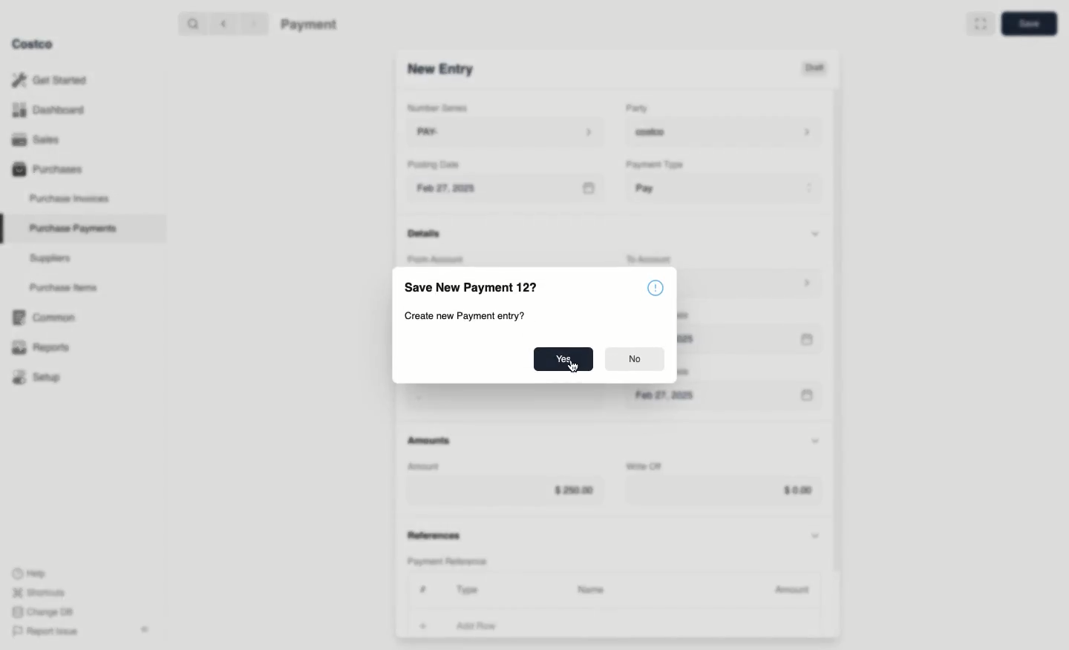 This screenshot has width=1069, height=650. What do you see at coordinates (42, 378) in the screenshot?
I see `Setup` at bounding box center [42, 378].